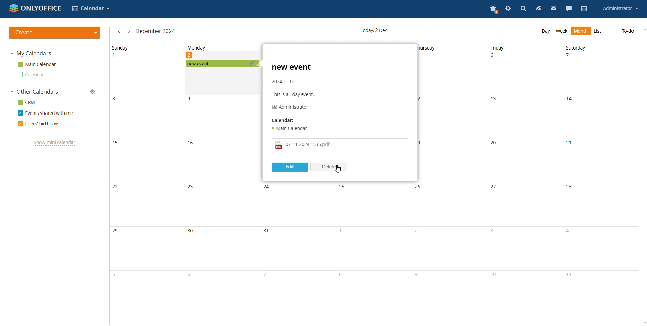 Image resolution: width=647 pixels, height=326 pixels. Describe the element at coordinates (572, 102) in the screenshot. I see `14` at that location.